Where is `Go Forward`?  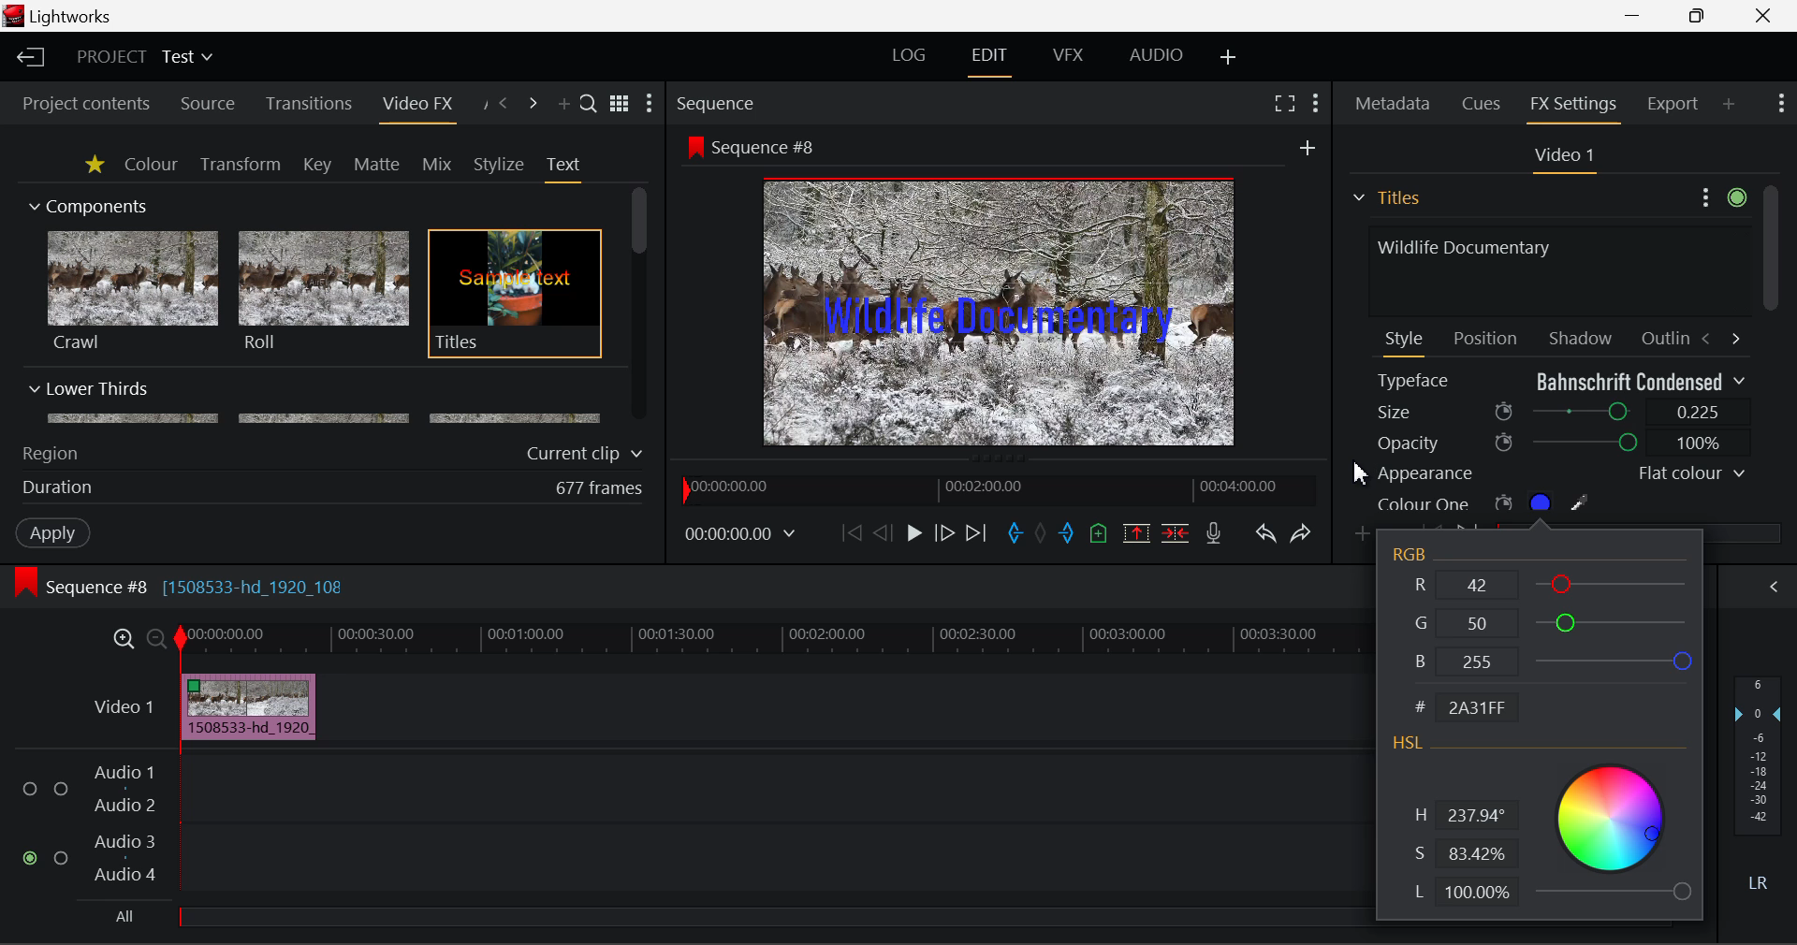
Go Forward is located at coordinates (943, 534).